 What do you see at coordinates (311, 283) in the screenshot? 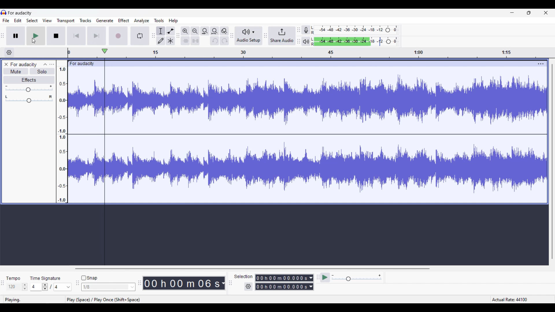
I see `Duration measurement` at bounding box center [311, 283].